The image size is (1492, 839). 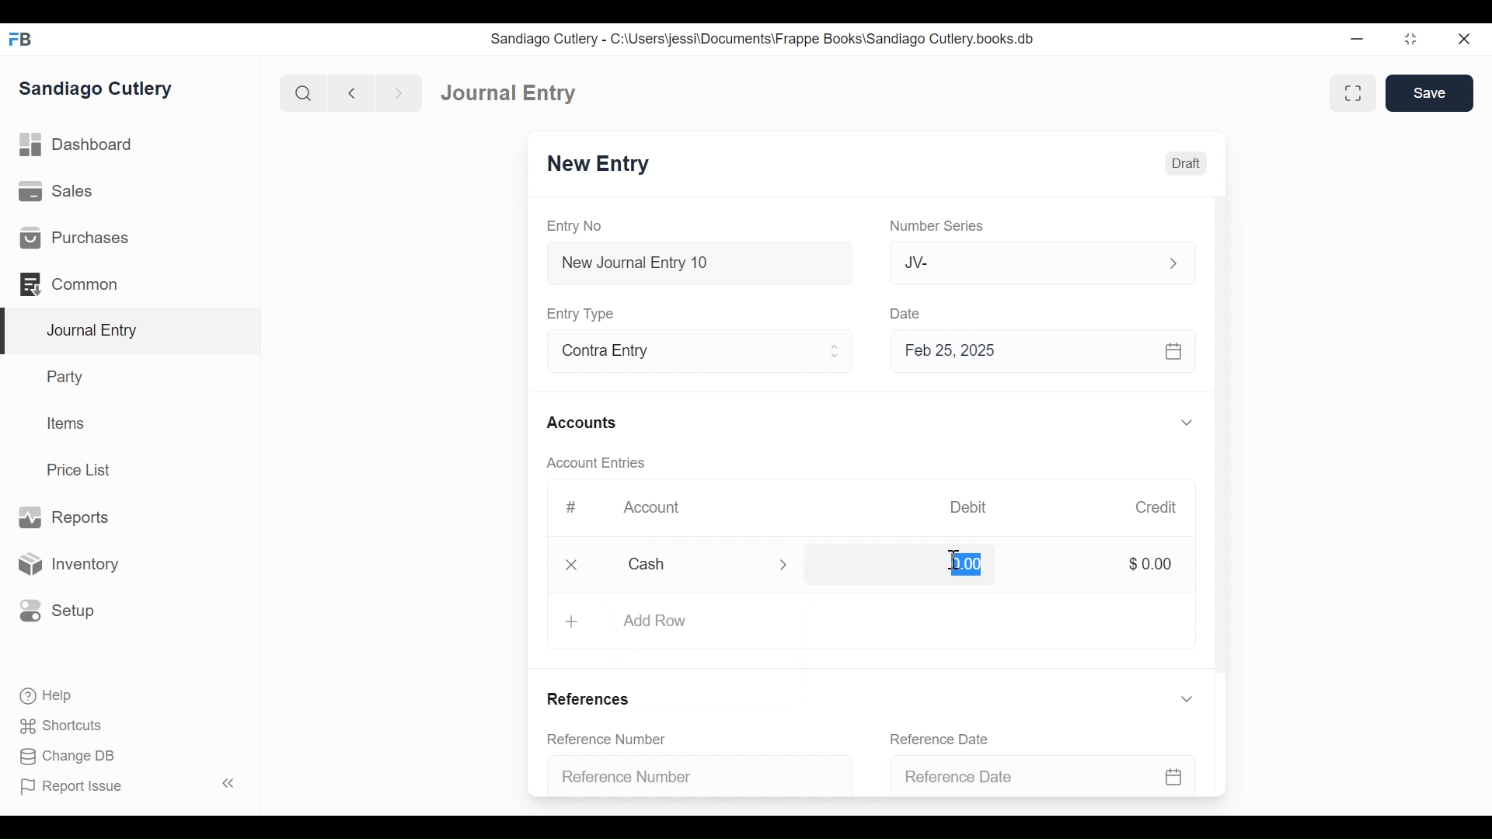 I want to click on Sandiago Cutlery - C:\Users\jessi\Documents\Frappe Books\Sandiago Cutlery.books.db, so click(x=765, y=40).